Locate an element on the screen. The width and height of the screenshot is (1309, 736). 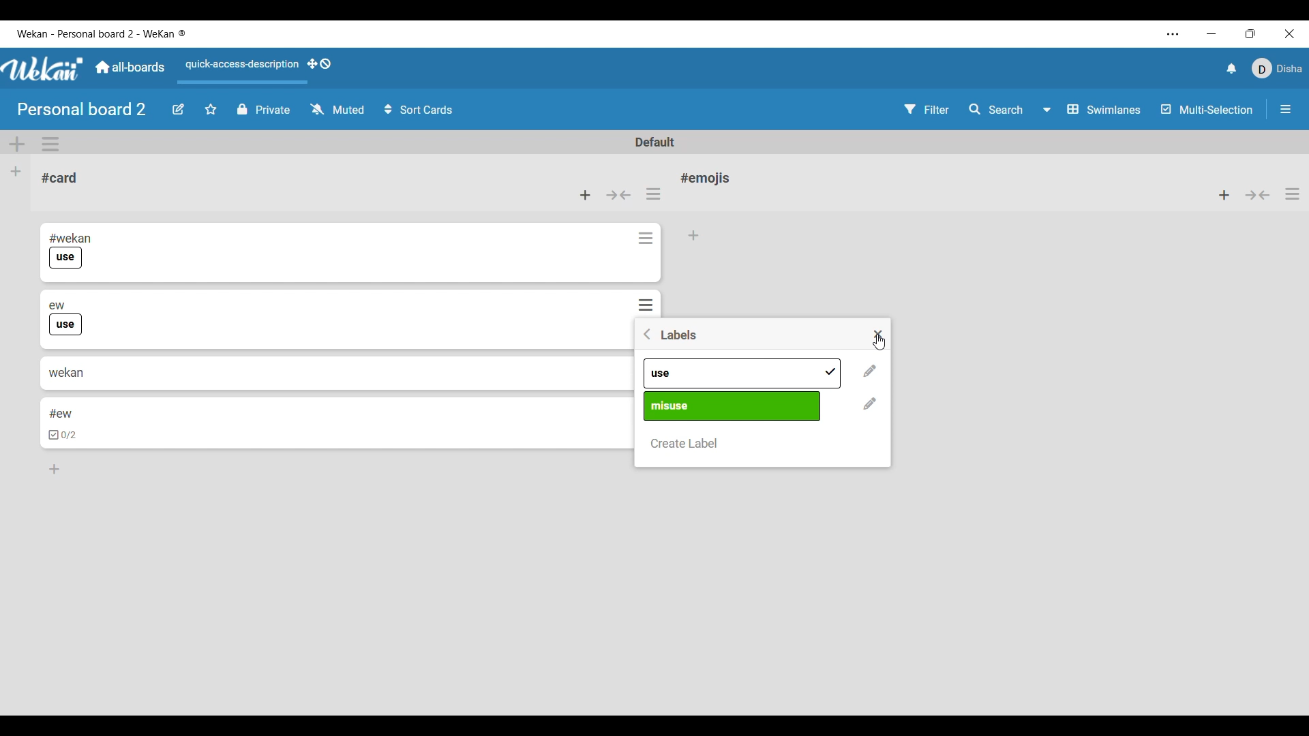
Collapse is located at coordinates (1258, 195).